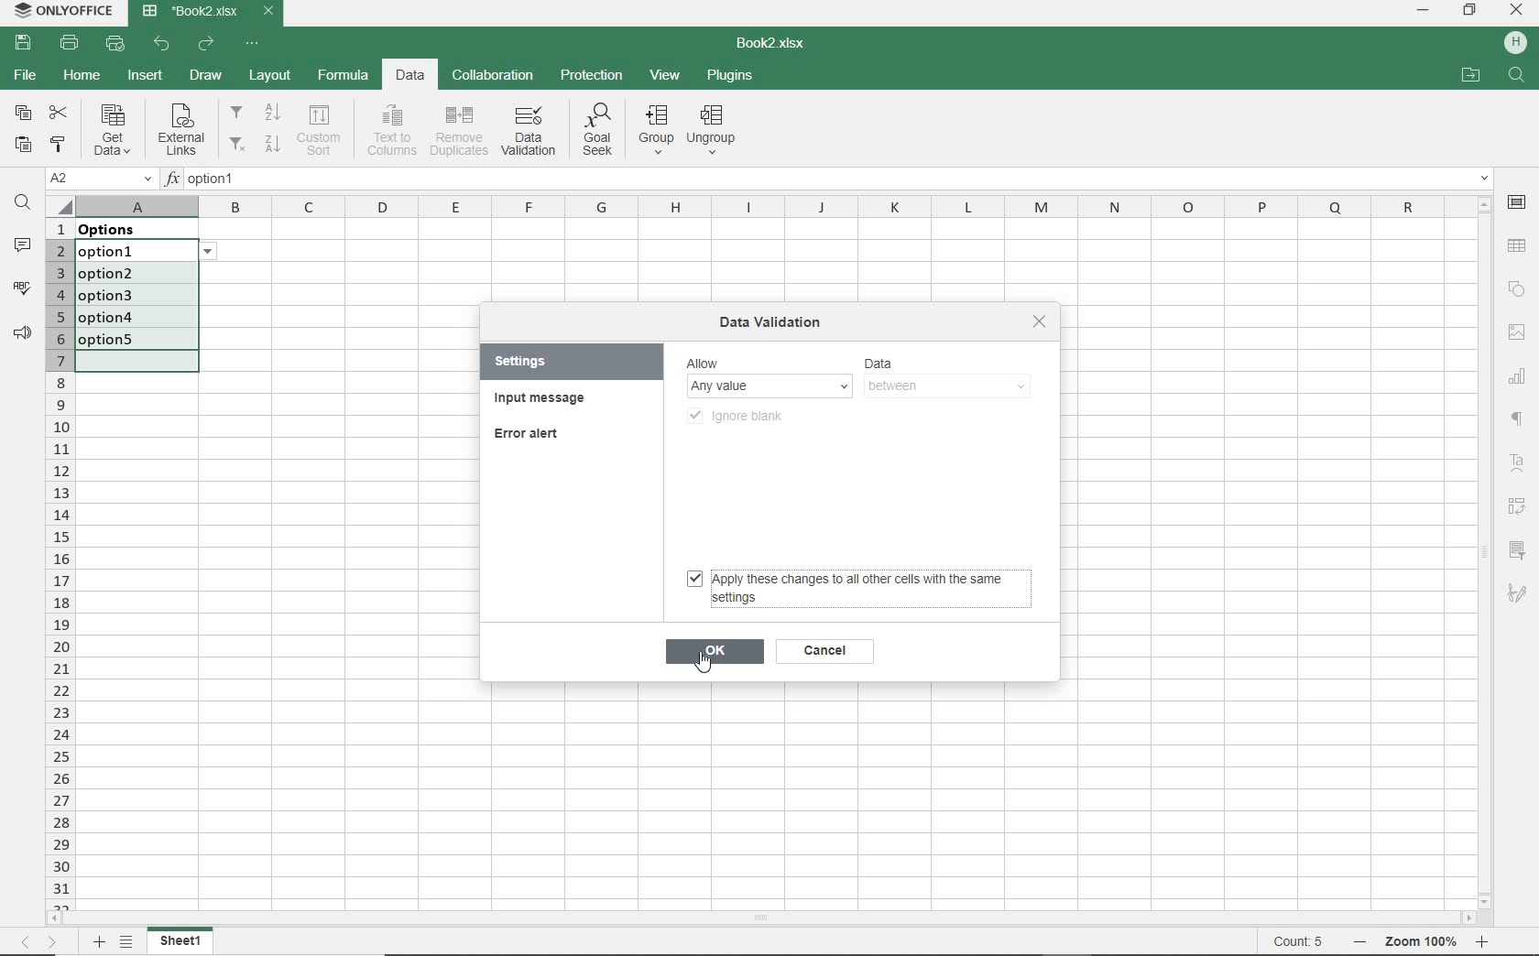  I want to click on Reverse , so click(1522, 506).